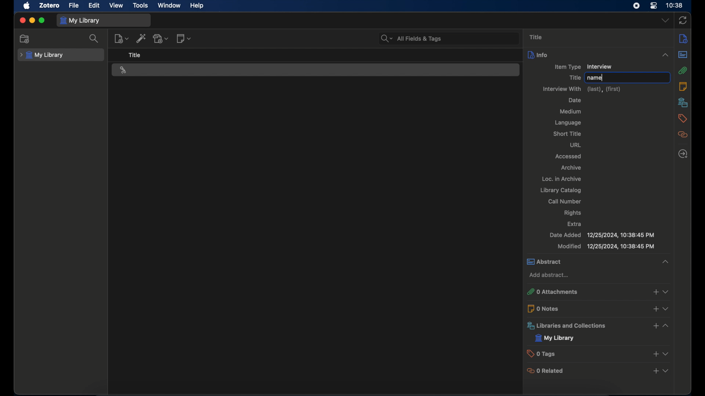 The image size is (705, 396). I want to click on title, so click(135, 55).